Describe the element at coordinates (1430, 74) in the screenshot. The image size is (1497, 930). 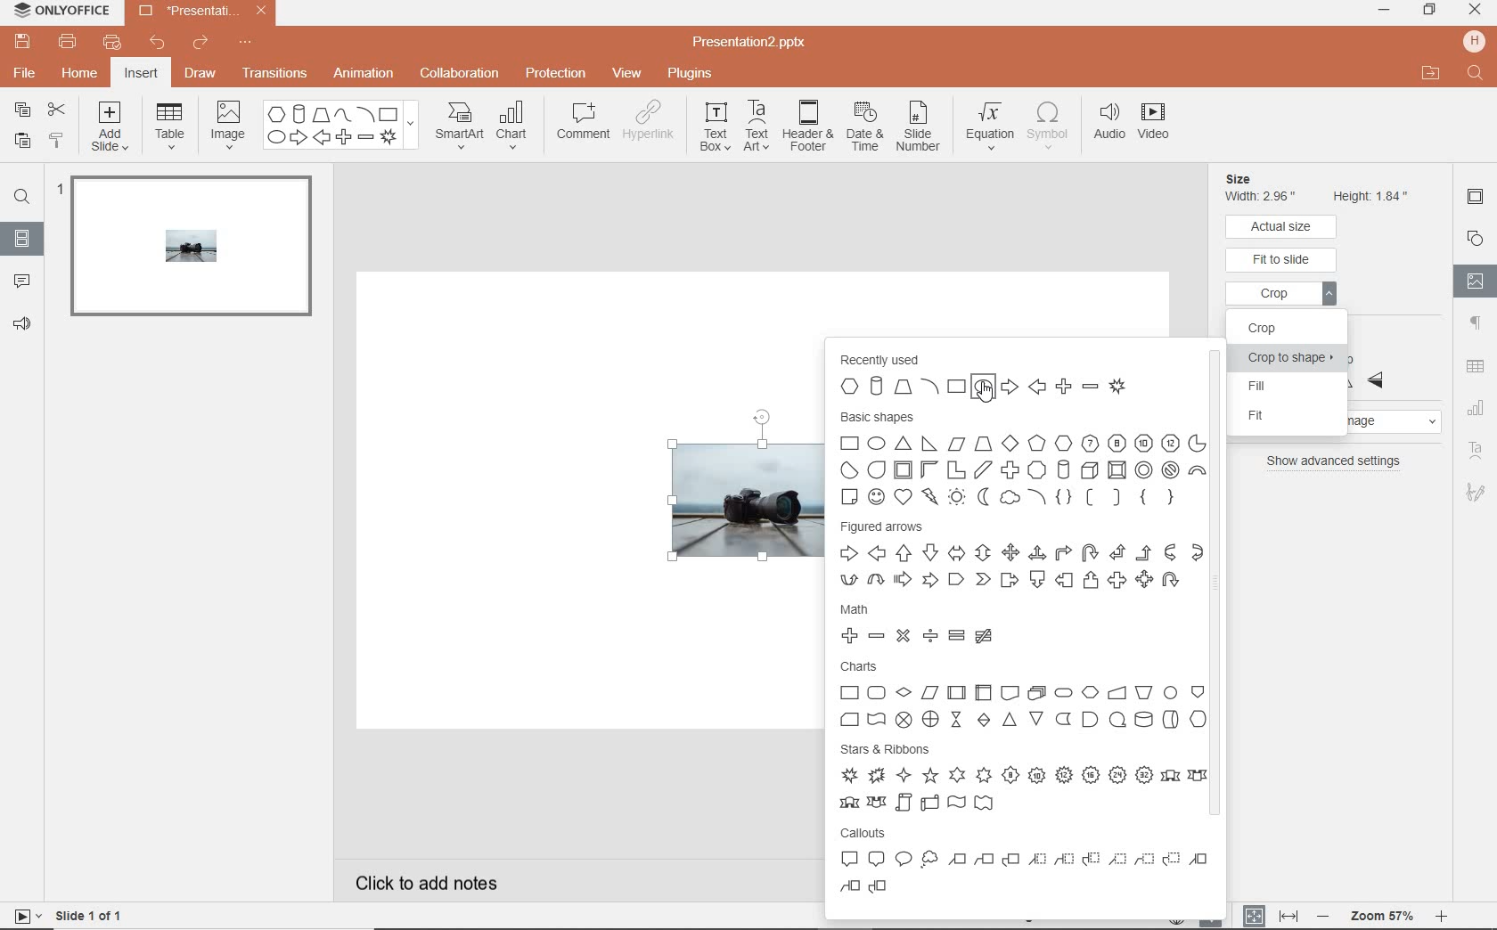
I see `open file location` at that location.